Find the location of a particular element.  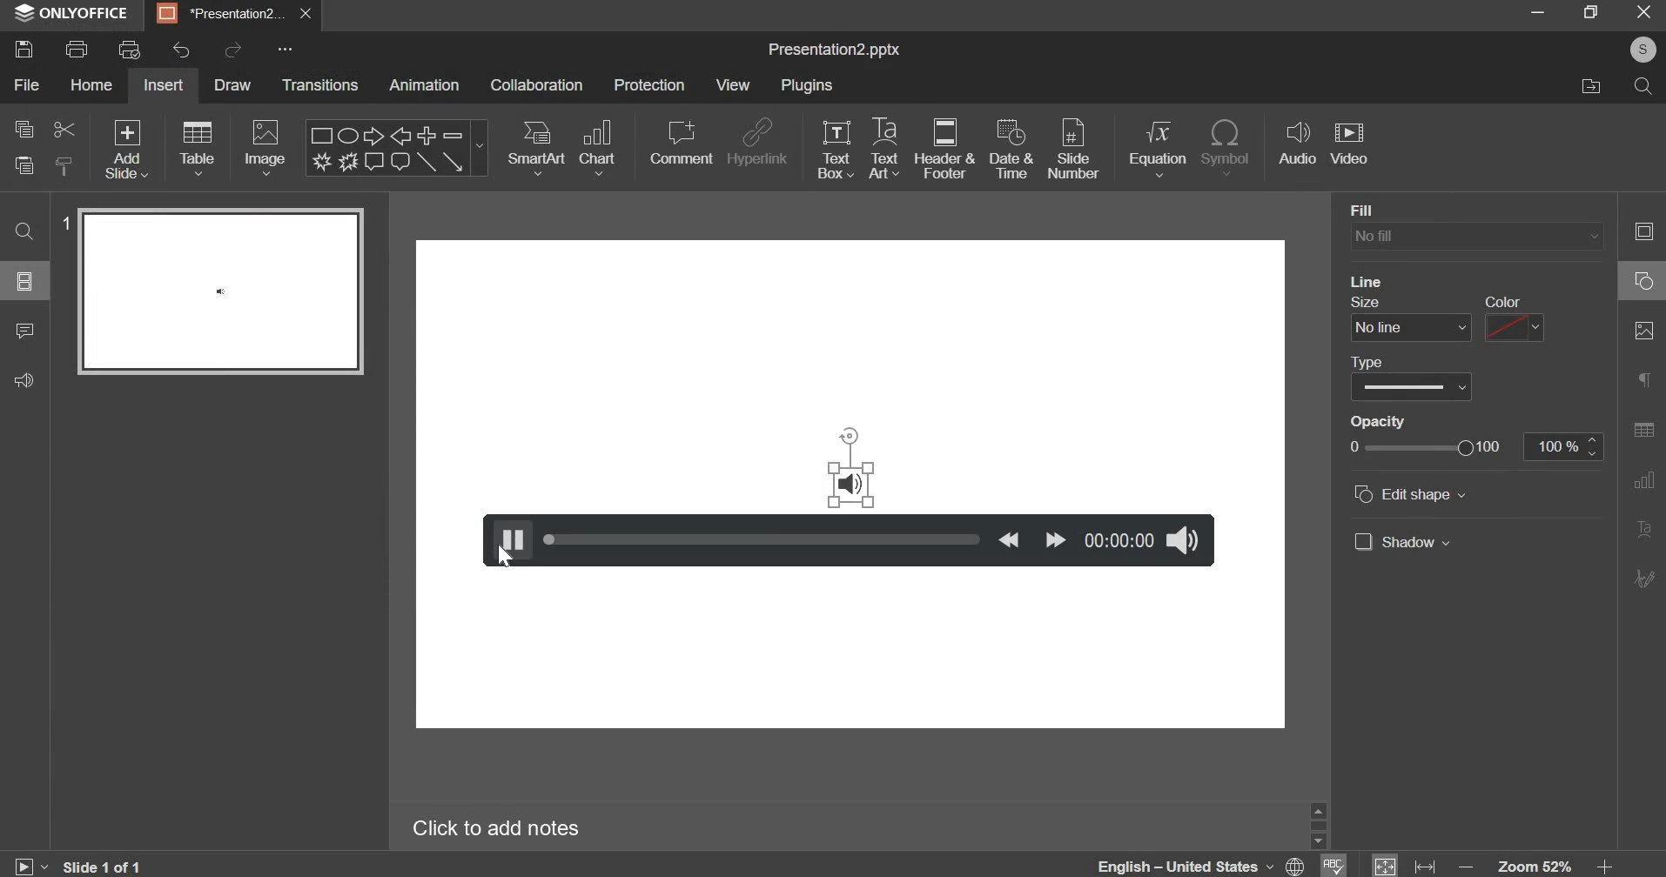

account holder is located at coordinates (1642, 50).